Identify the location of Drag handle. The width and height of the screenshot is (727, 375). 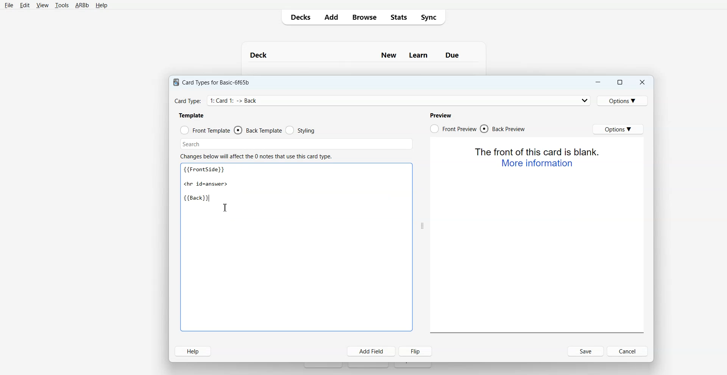
(422, 226).